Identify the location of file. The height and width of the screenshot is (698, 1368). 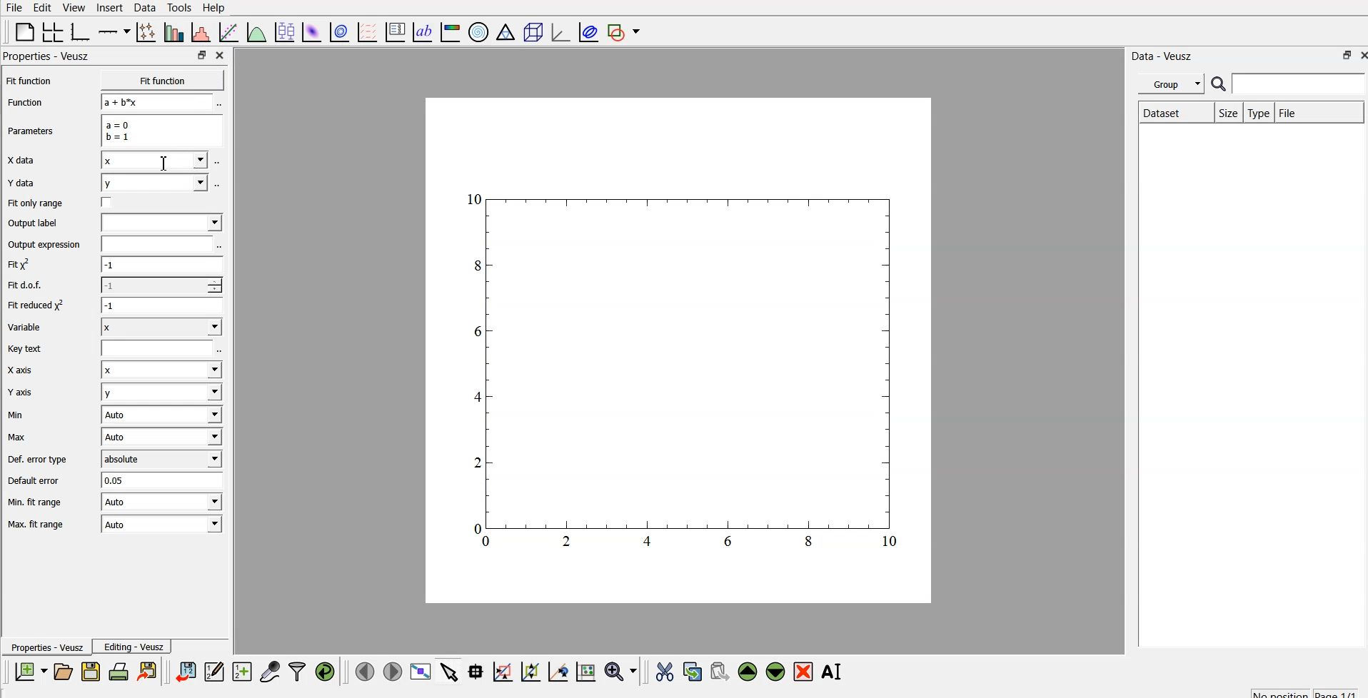
(1317, 112).